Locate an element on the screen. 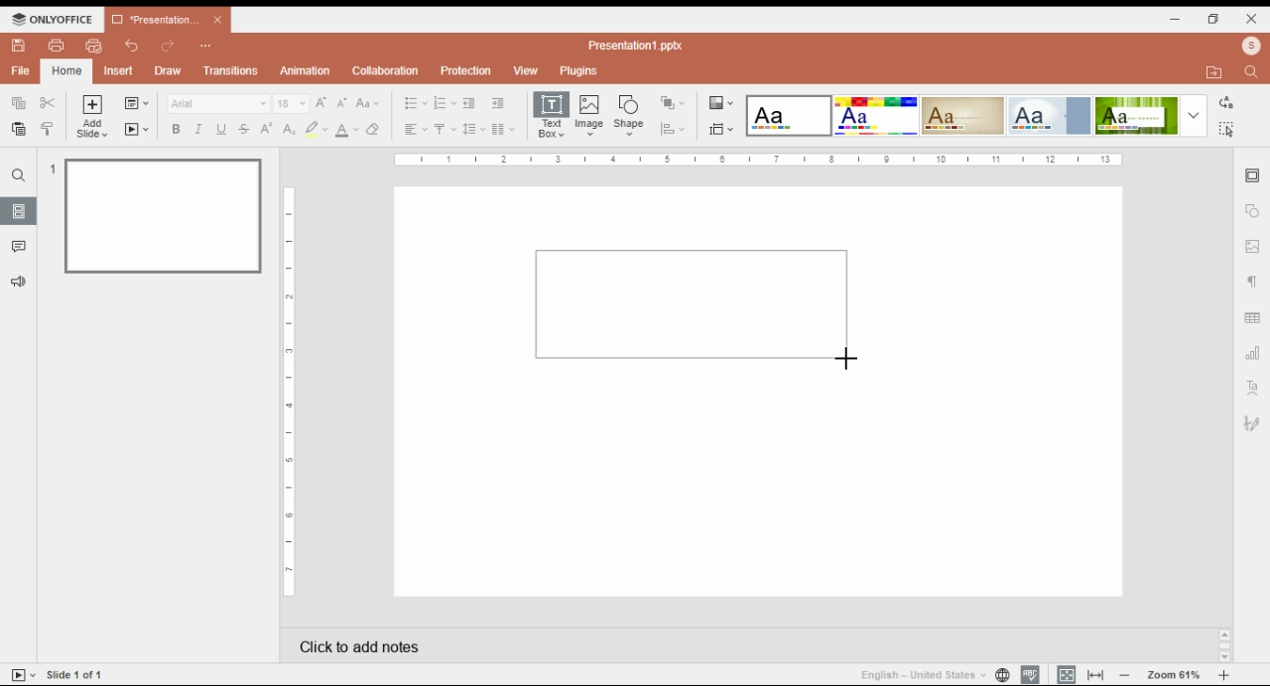 The image size is (1270, 686). bullets is located at coordinates (415, 102).